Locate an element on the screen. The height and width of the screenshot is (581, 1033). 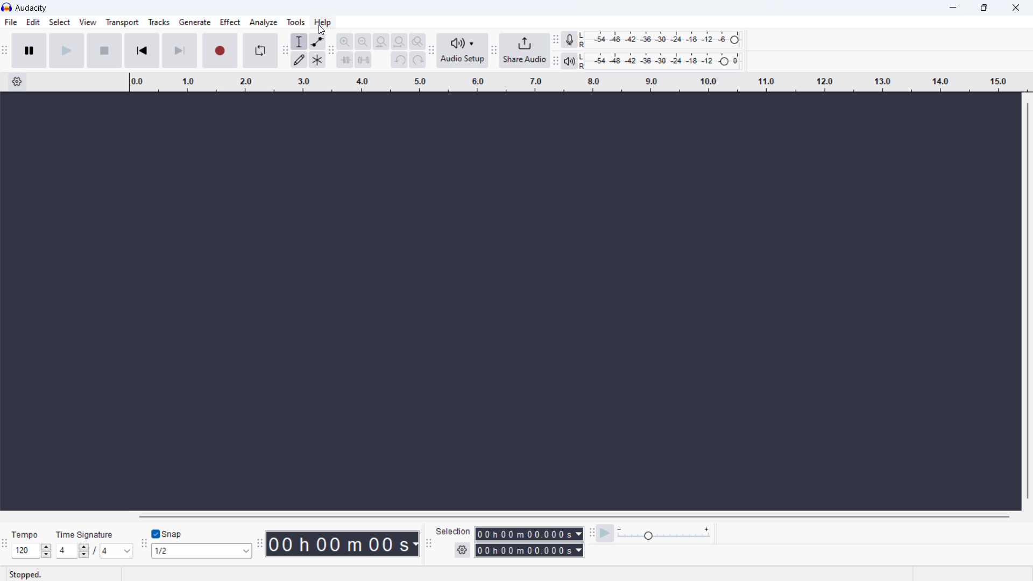
horizontal scrollbar is located at coordinates (571, 516).